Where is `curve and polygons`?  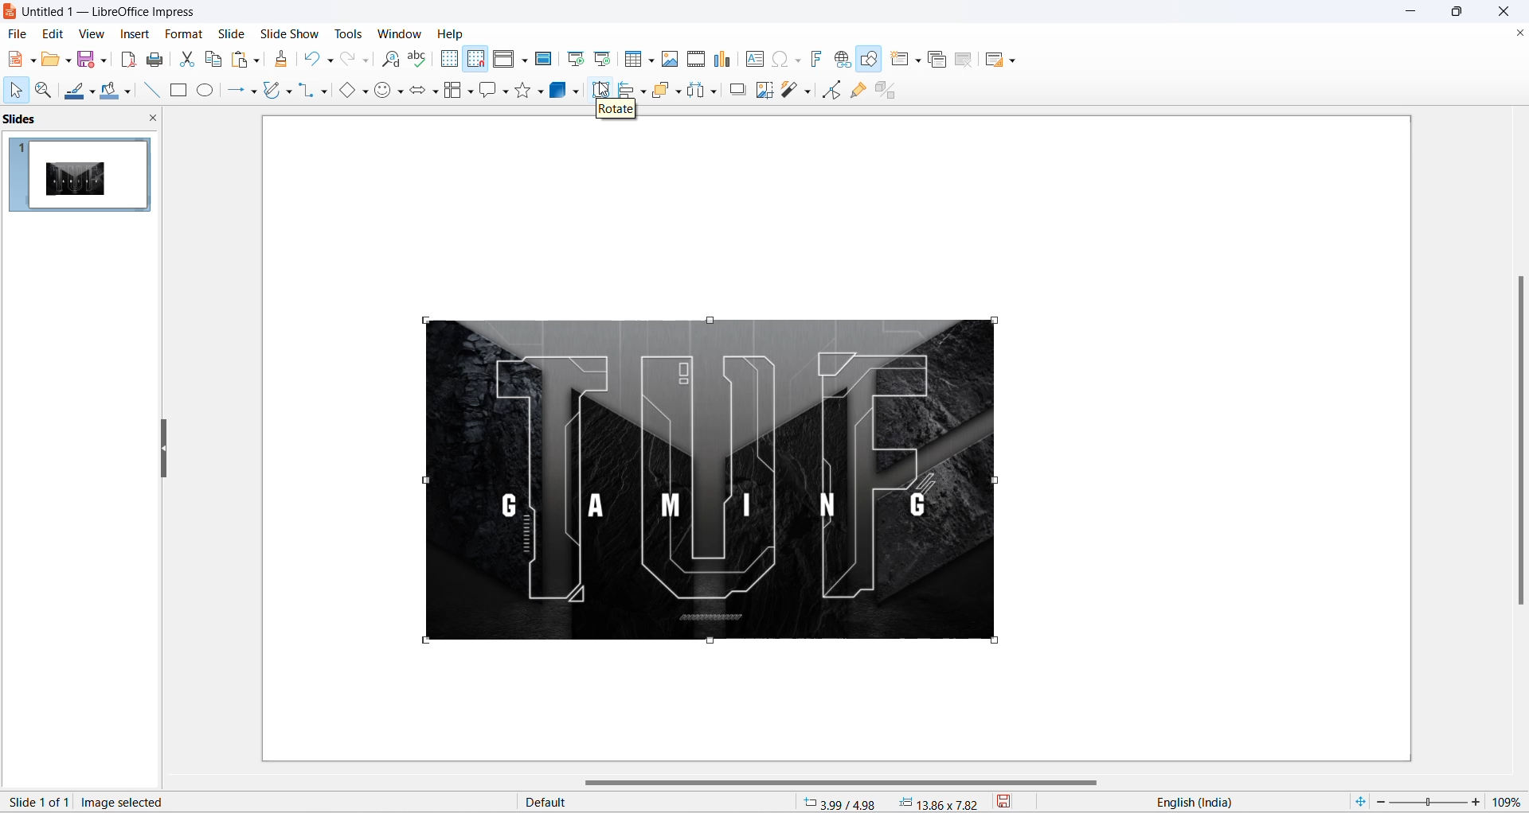
curve and polygons is located at coordinates (289, 93).